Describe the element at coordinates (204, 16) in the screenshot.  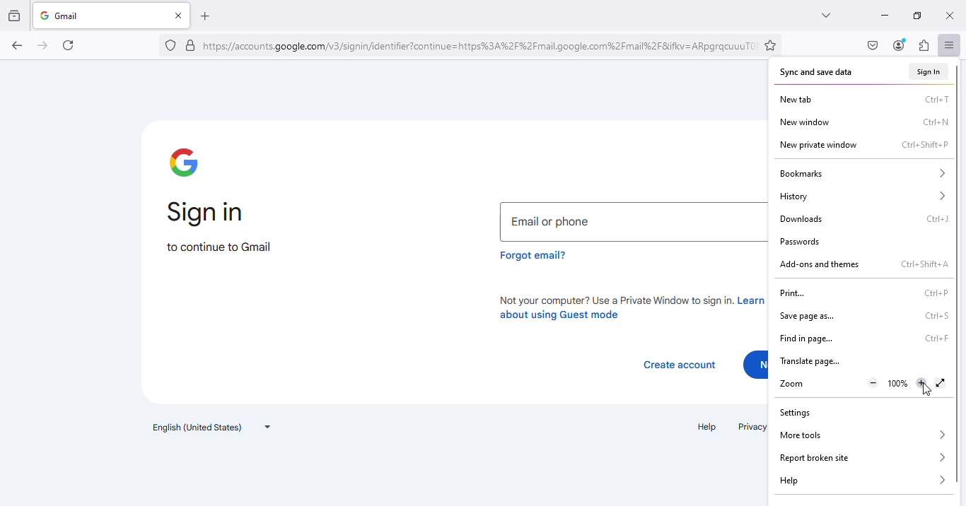
I see `open a new tab` at that location.